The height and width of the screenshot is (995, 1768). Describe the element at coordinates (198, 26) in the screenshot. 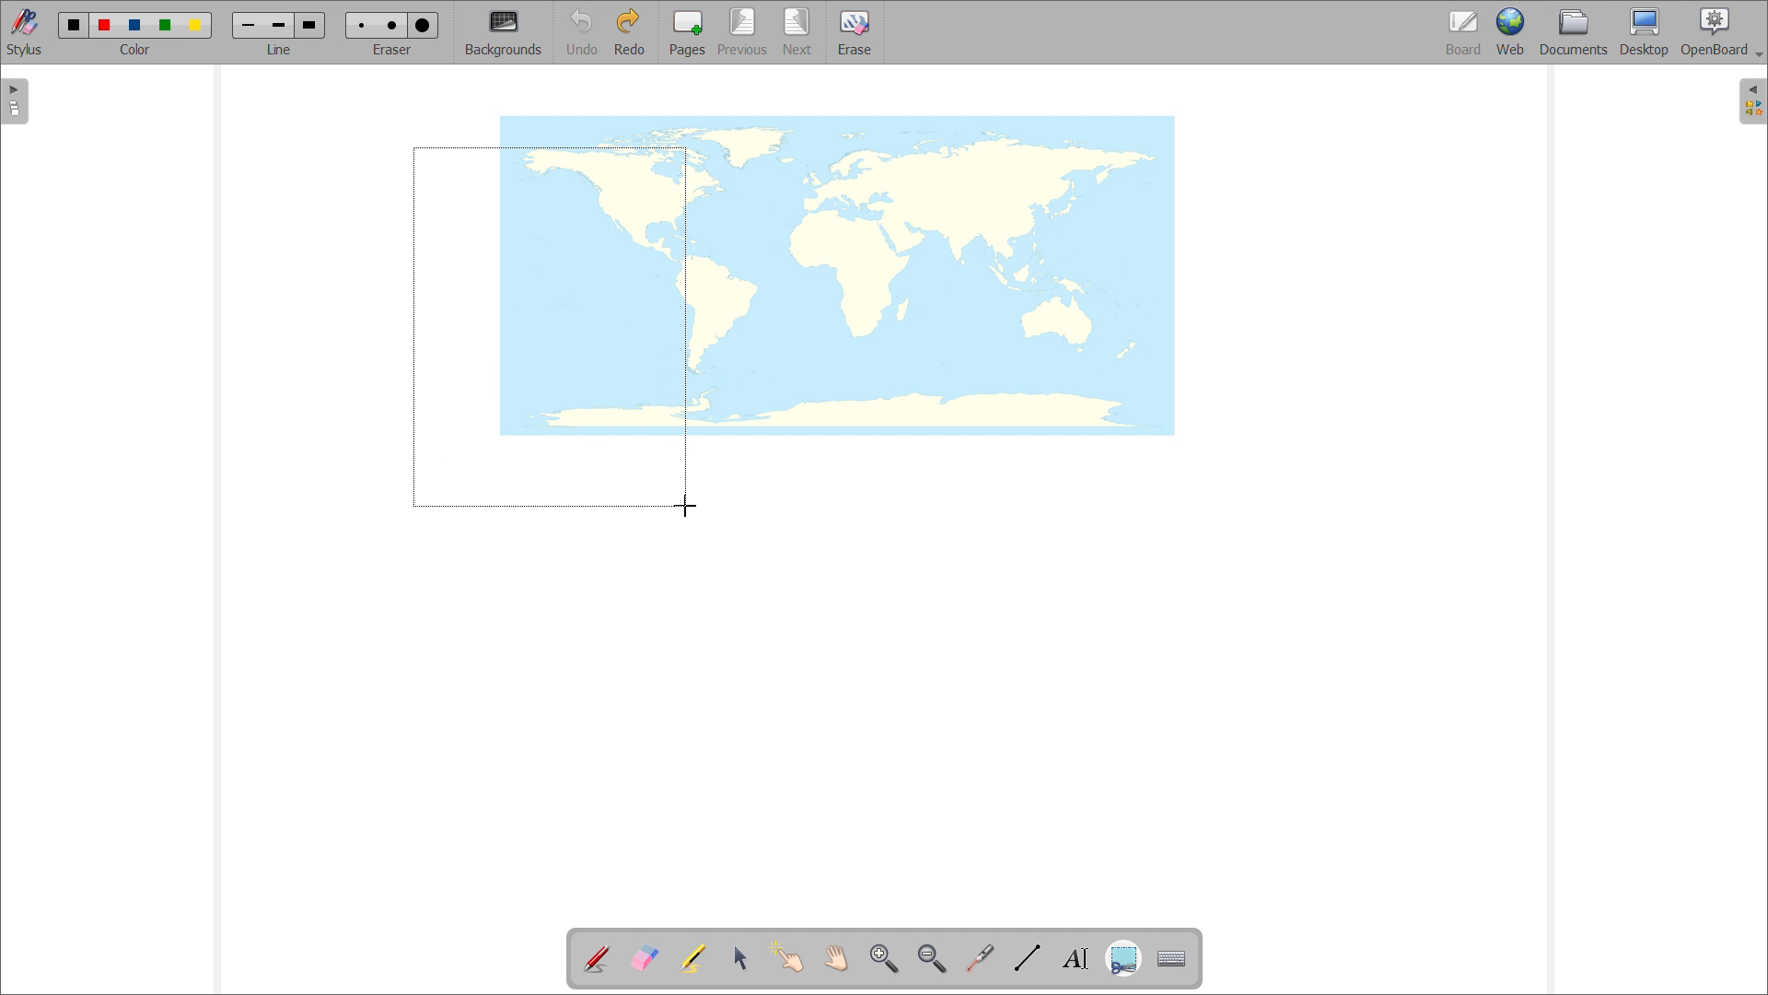

I see `yellow` at that location.